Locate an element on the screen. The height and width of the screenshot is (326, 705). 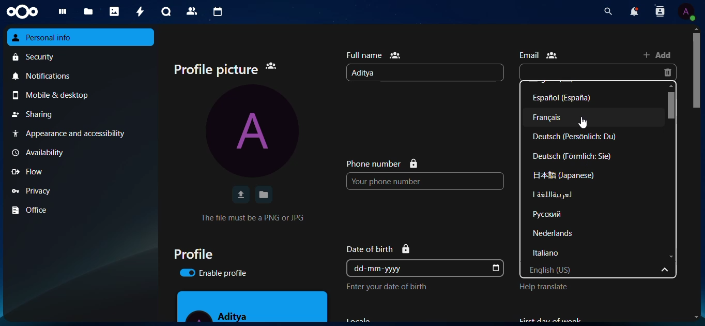
italiano is located at coordinates (554, 254).